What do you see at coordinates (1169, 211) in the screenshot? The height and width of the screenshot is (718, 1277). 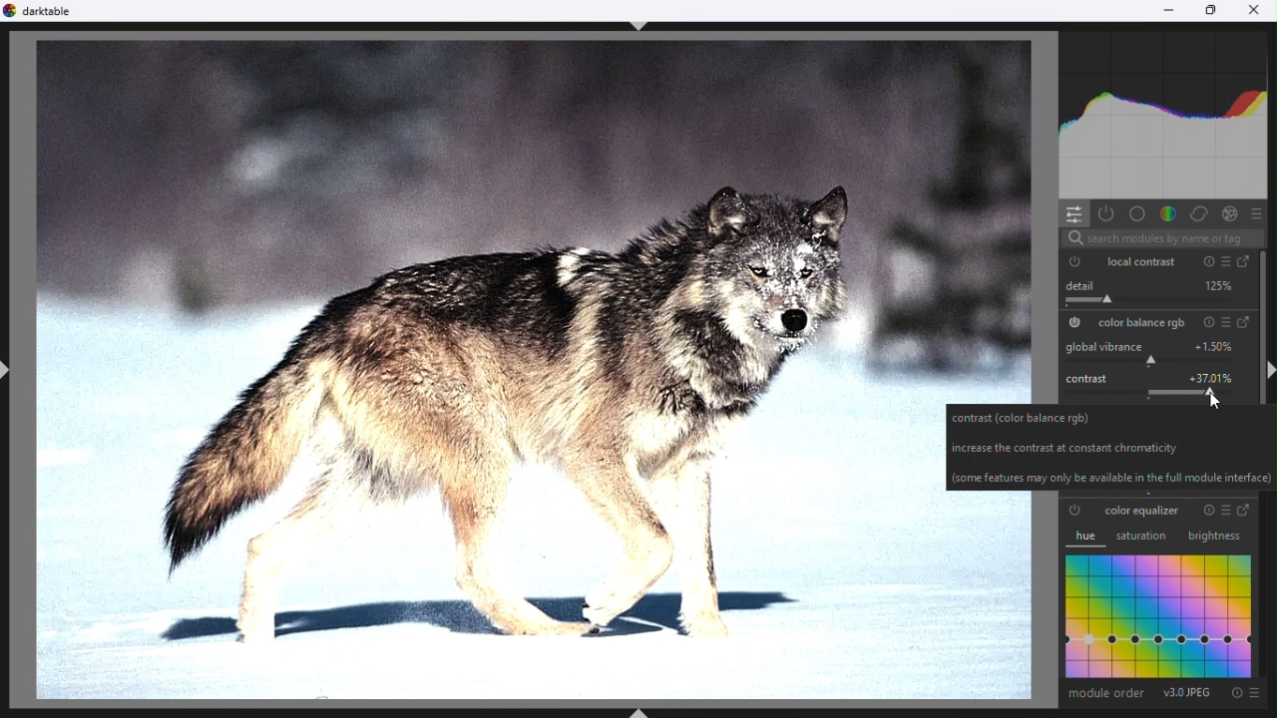 I see `color` at bounding box center [1169, 211].